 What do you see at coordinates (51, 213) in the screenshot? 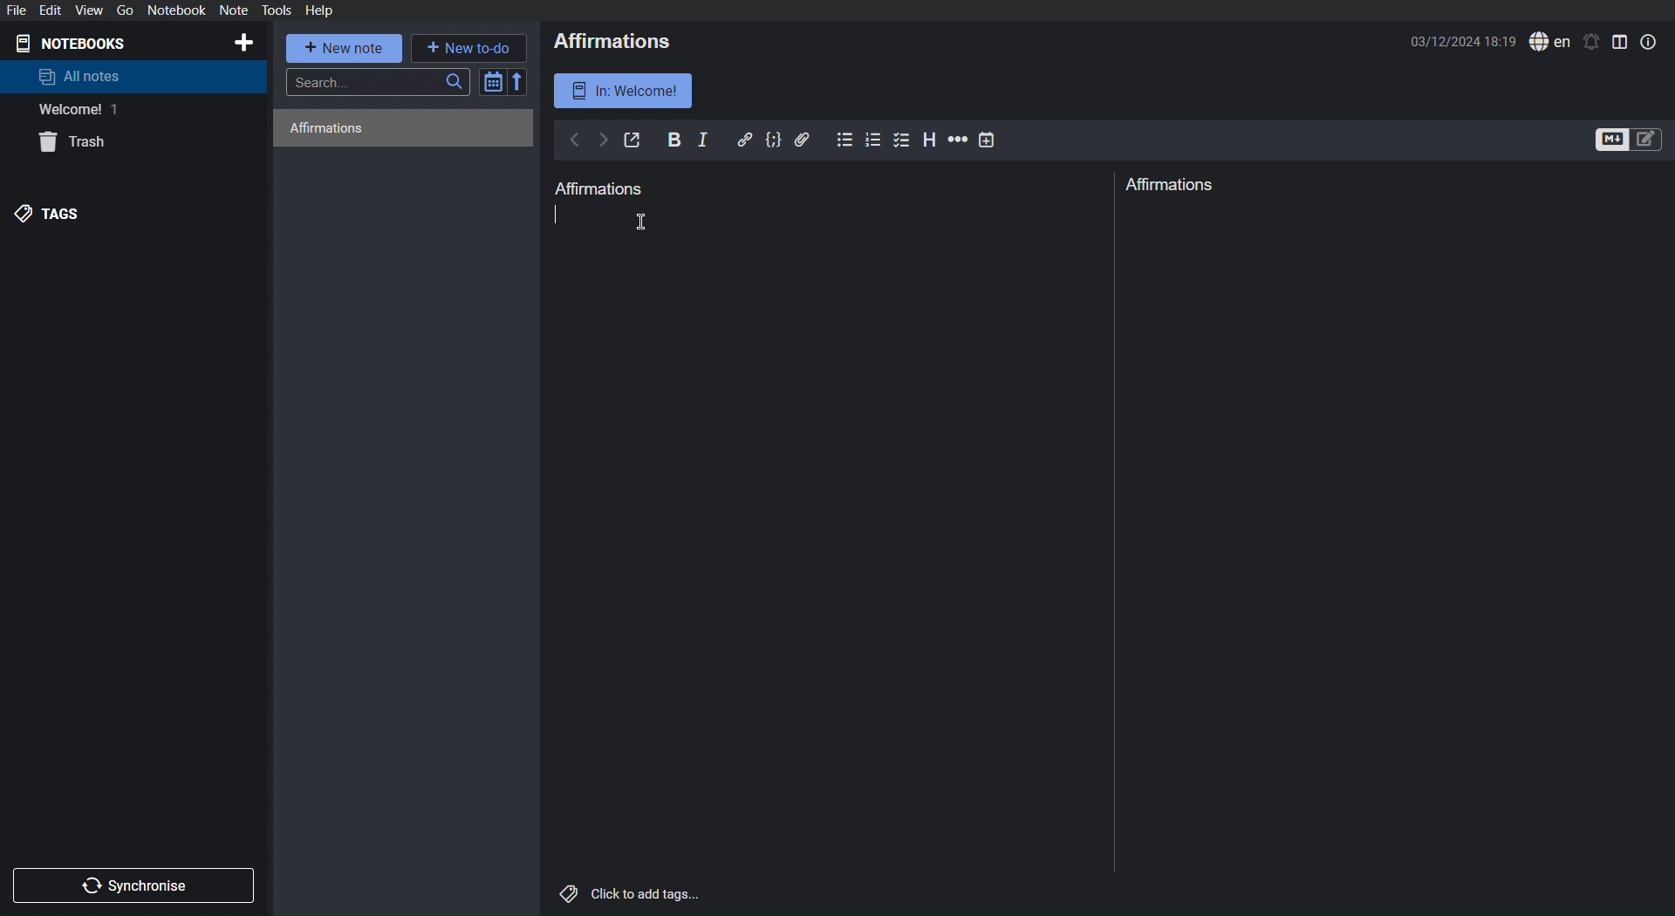
I see `Tags` at bounding box center [51, 213].